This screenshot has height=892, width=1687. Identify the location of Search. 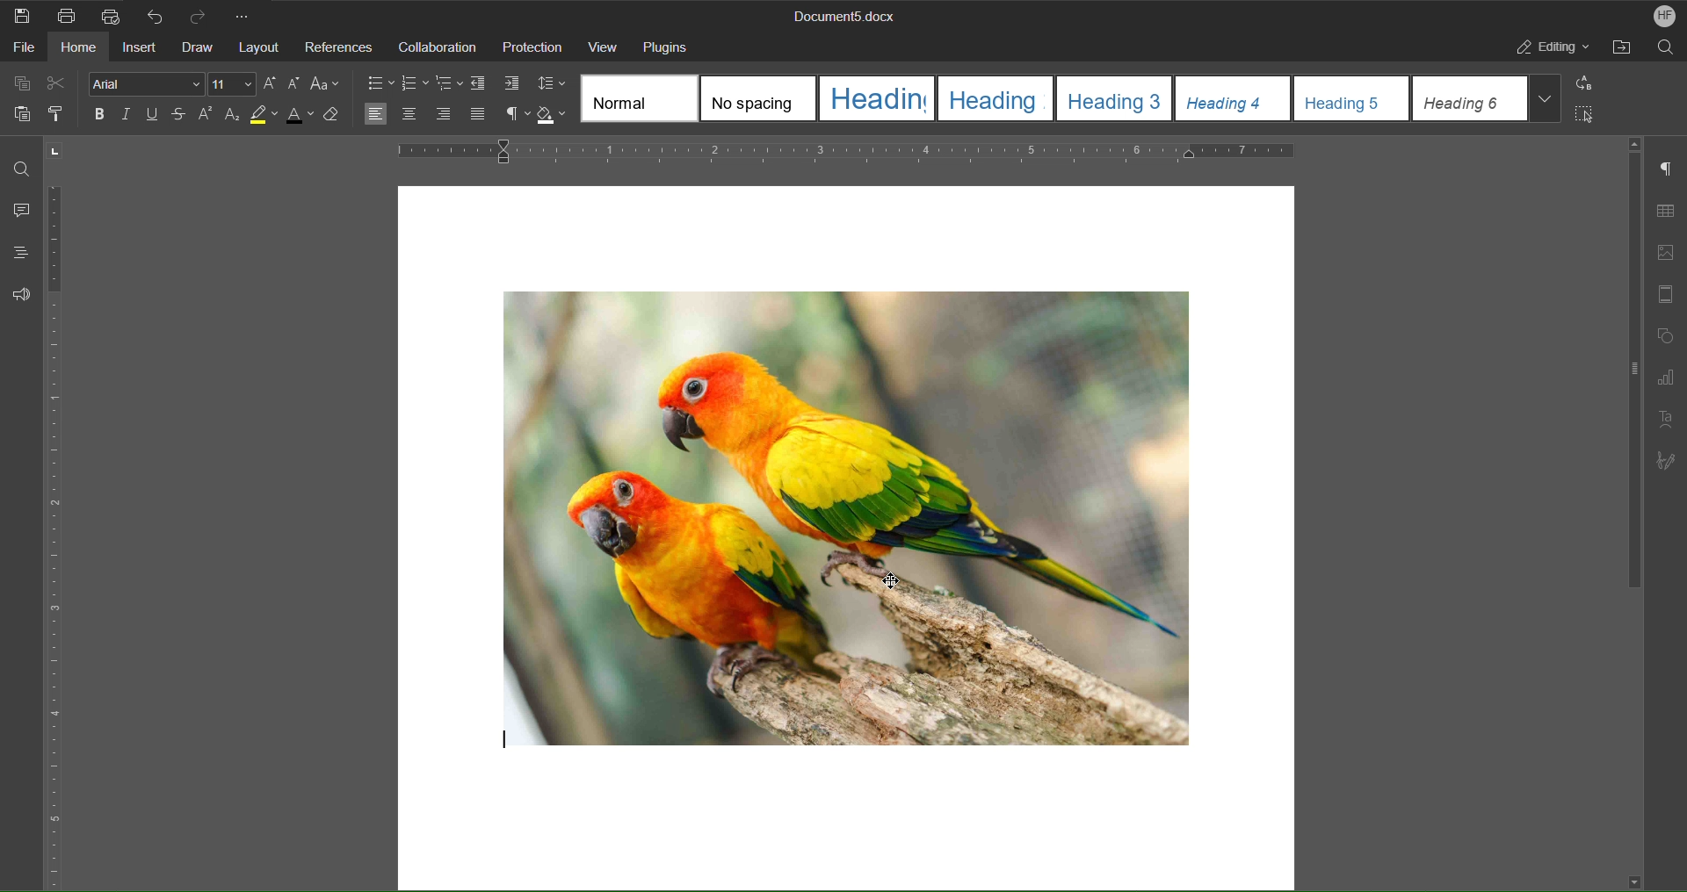
(1666, 50).